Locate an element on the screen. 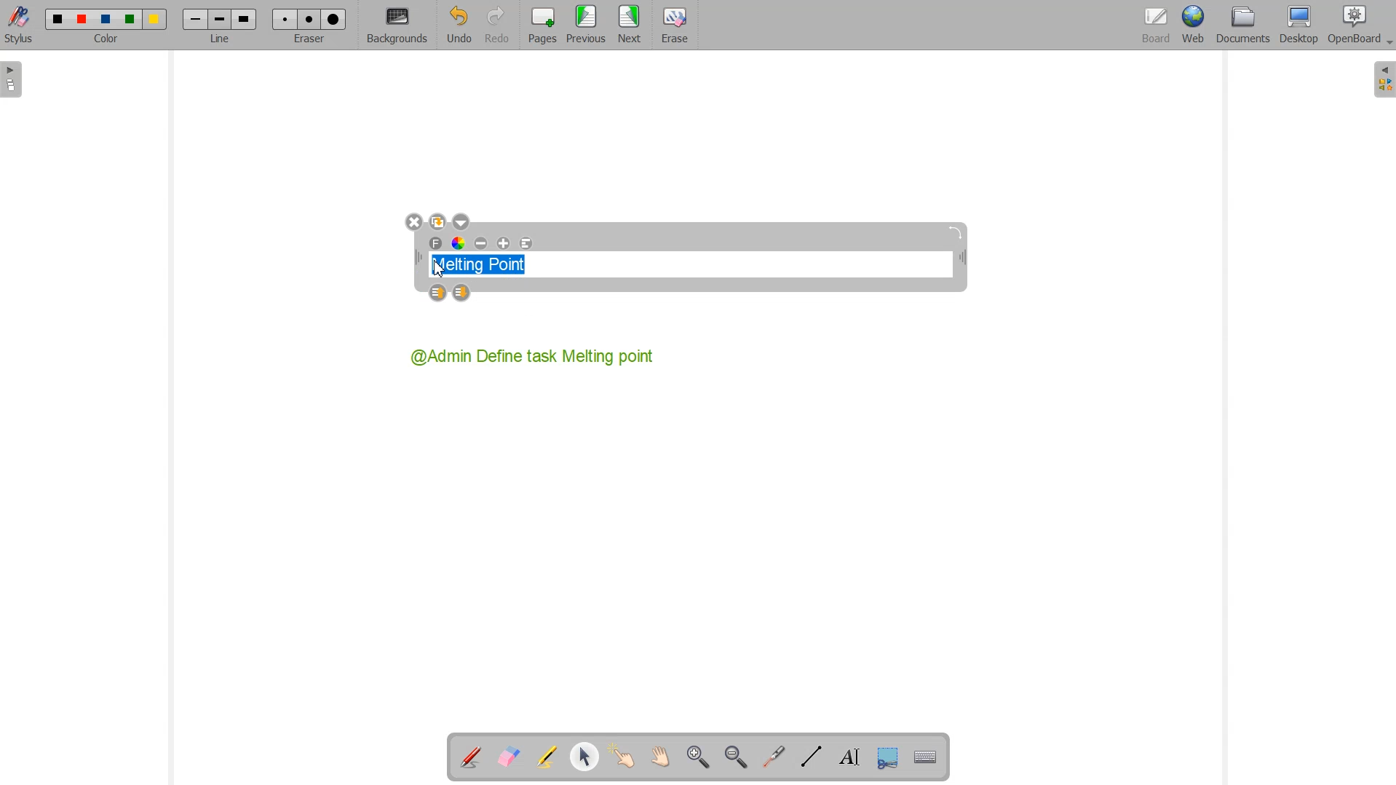  Maximize text size is located at coordinates (503, 244).